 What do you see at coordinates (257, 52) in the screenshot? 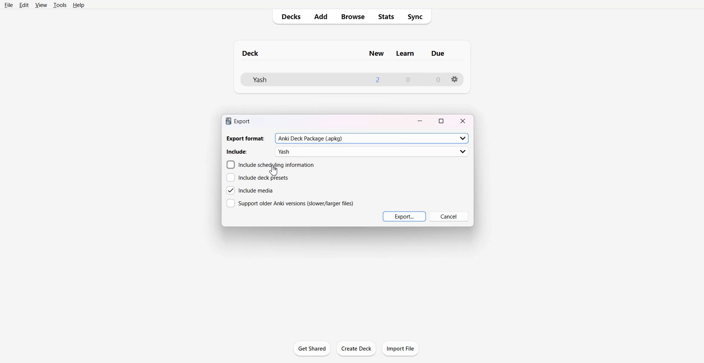
I see `deck` at bounding box center [257, 52].